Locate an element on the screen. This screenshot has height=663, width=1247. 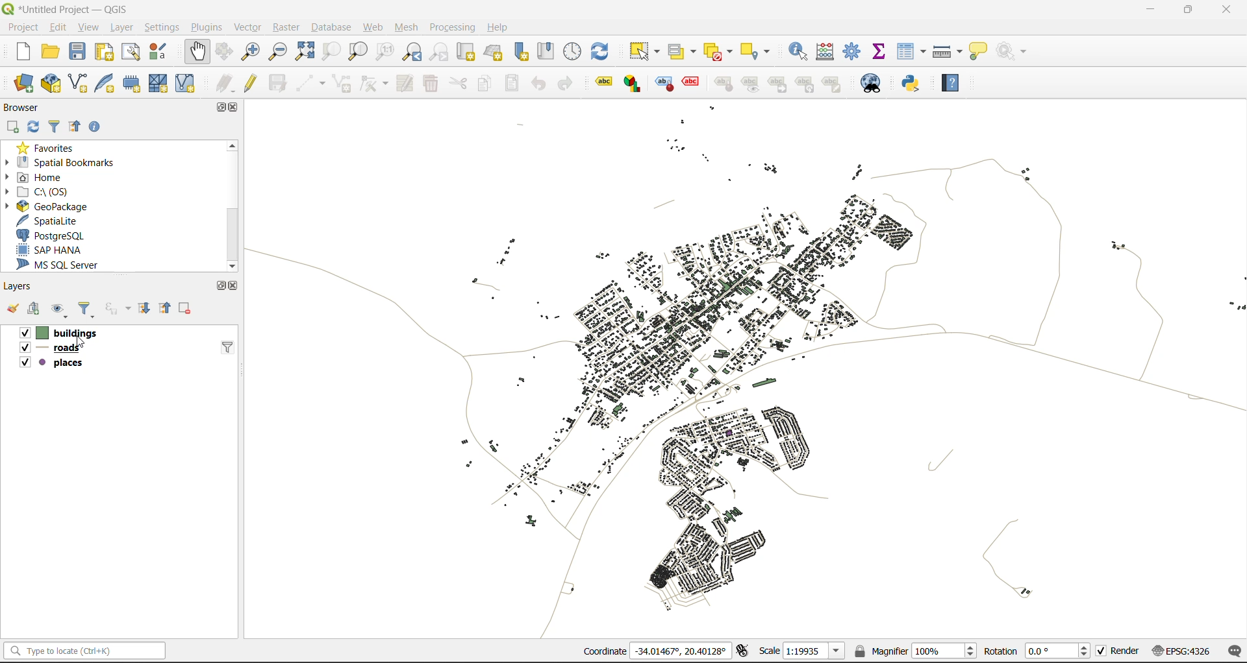
new map view is located at coordinates (467, 53).